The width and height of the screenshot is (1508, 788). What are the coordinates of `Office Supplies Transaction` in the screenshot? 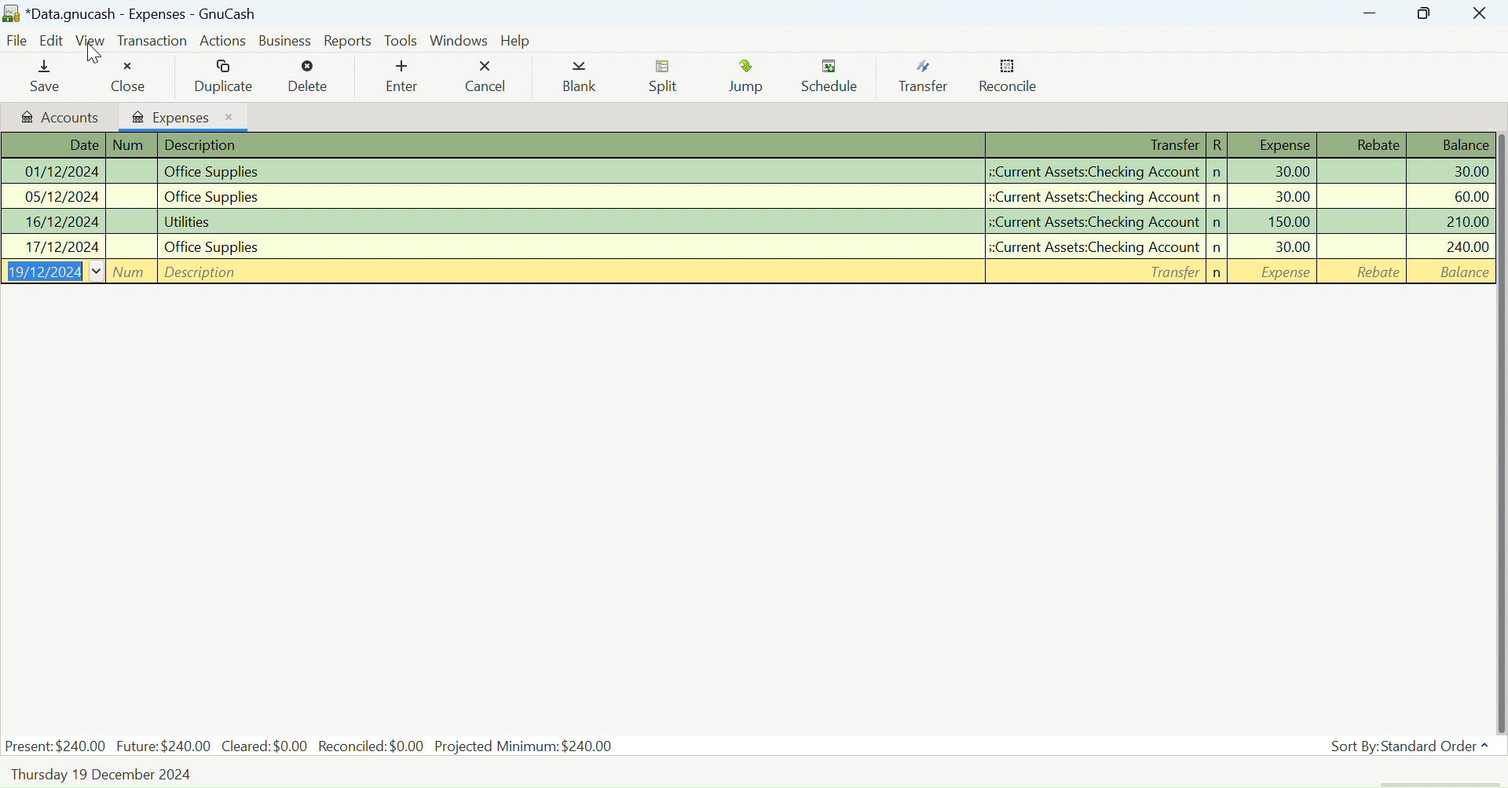 It's located at (745, 246).